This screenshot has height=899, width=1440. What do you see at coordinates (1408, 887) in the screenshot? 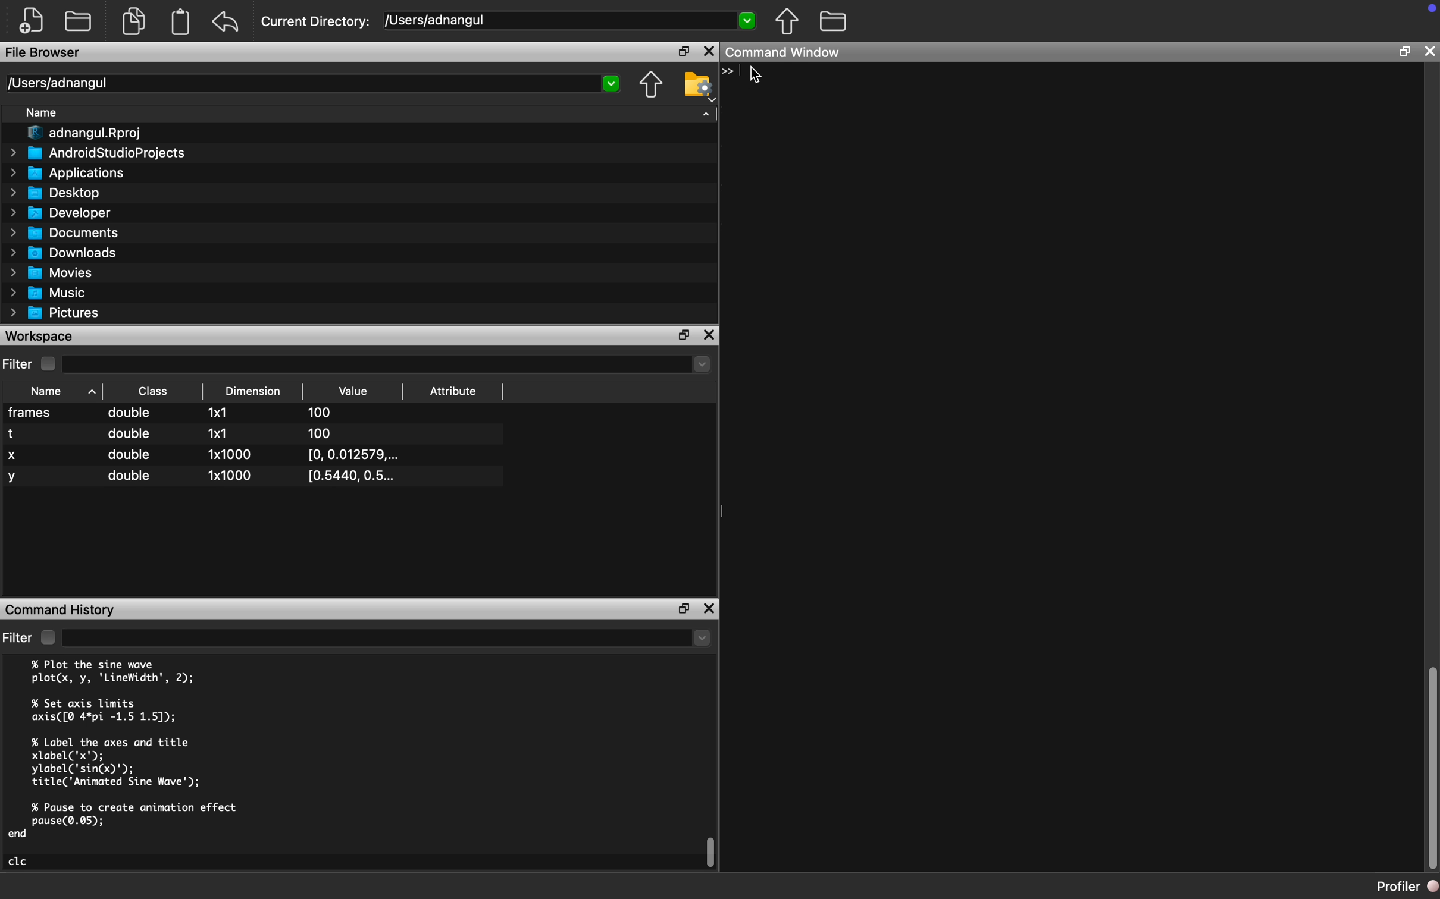
I see `Profiler` at bounding box center [1408, 887].